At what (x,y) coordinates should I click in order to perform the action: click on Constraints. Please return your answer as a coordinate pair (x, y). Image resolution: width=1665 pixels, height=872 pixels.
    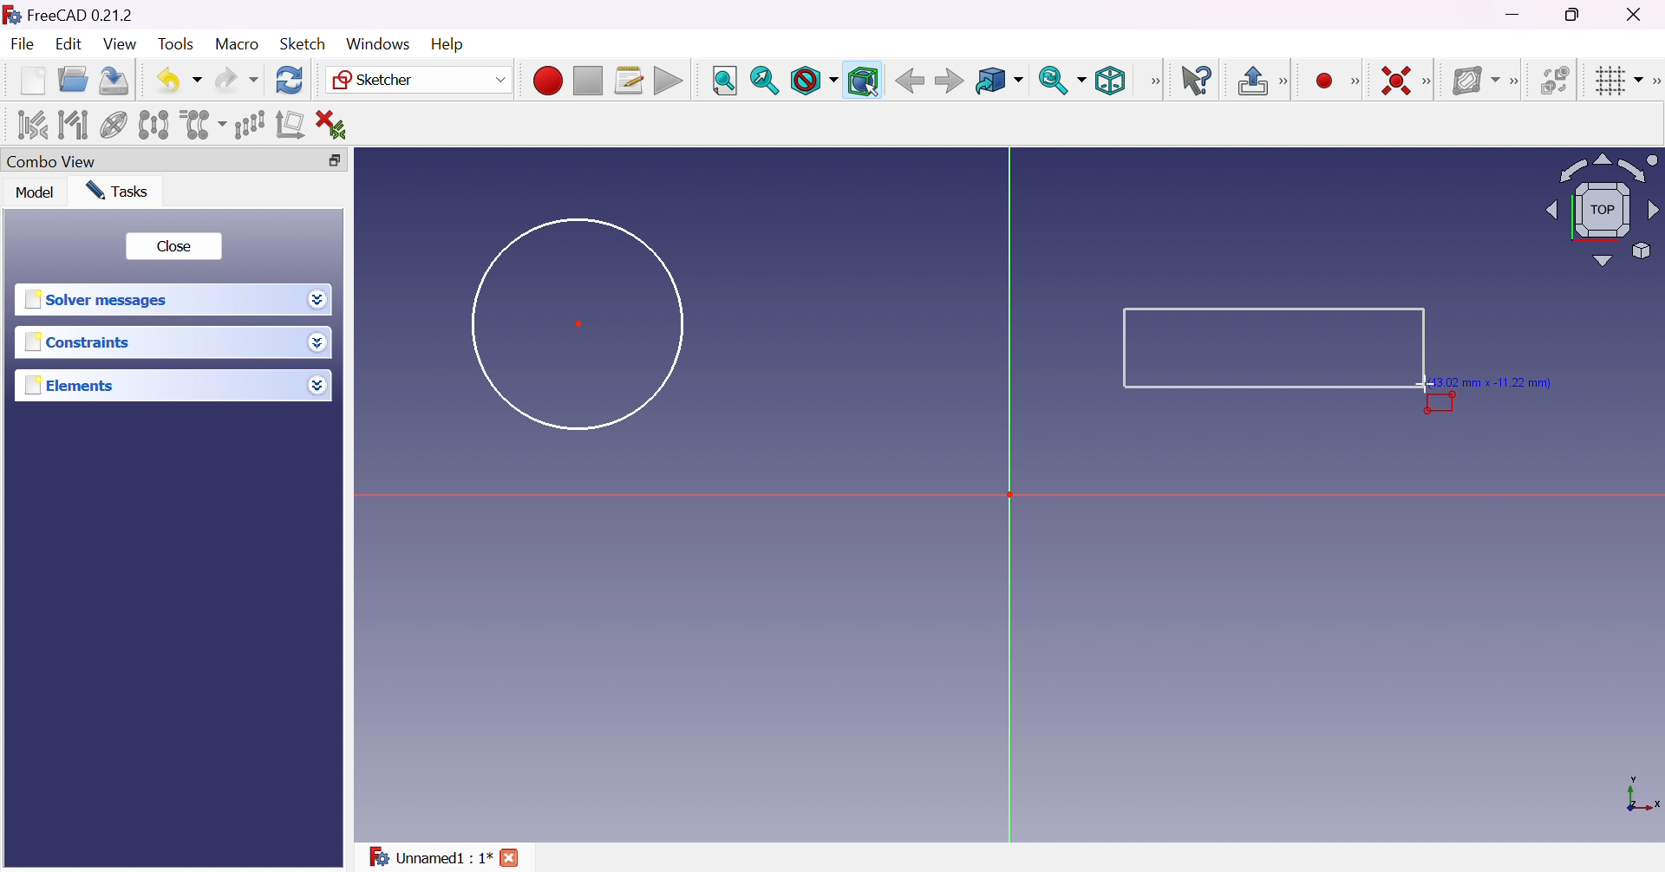
    Looking at the image, I should click on (78, 343).